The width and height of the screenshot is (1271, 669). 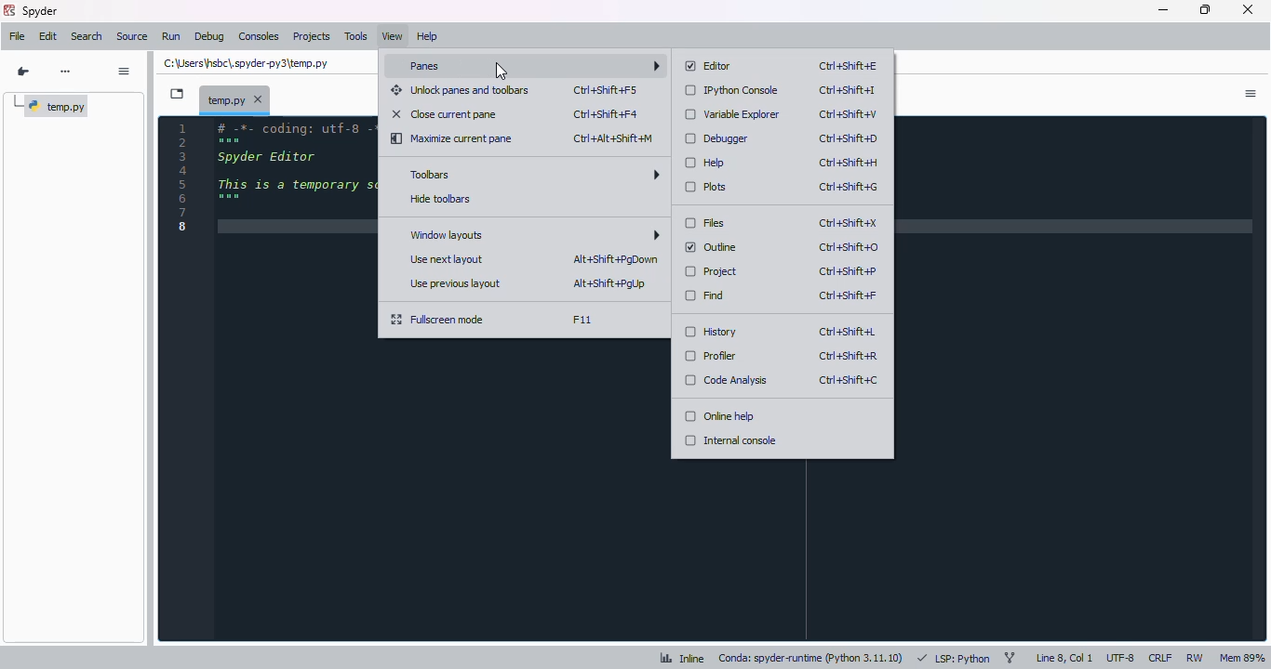 What do you see at coordinates (532, 235) in the screenshot?
I see `window layouts` at bounding box center [532, 235].